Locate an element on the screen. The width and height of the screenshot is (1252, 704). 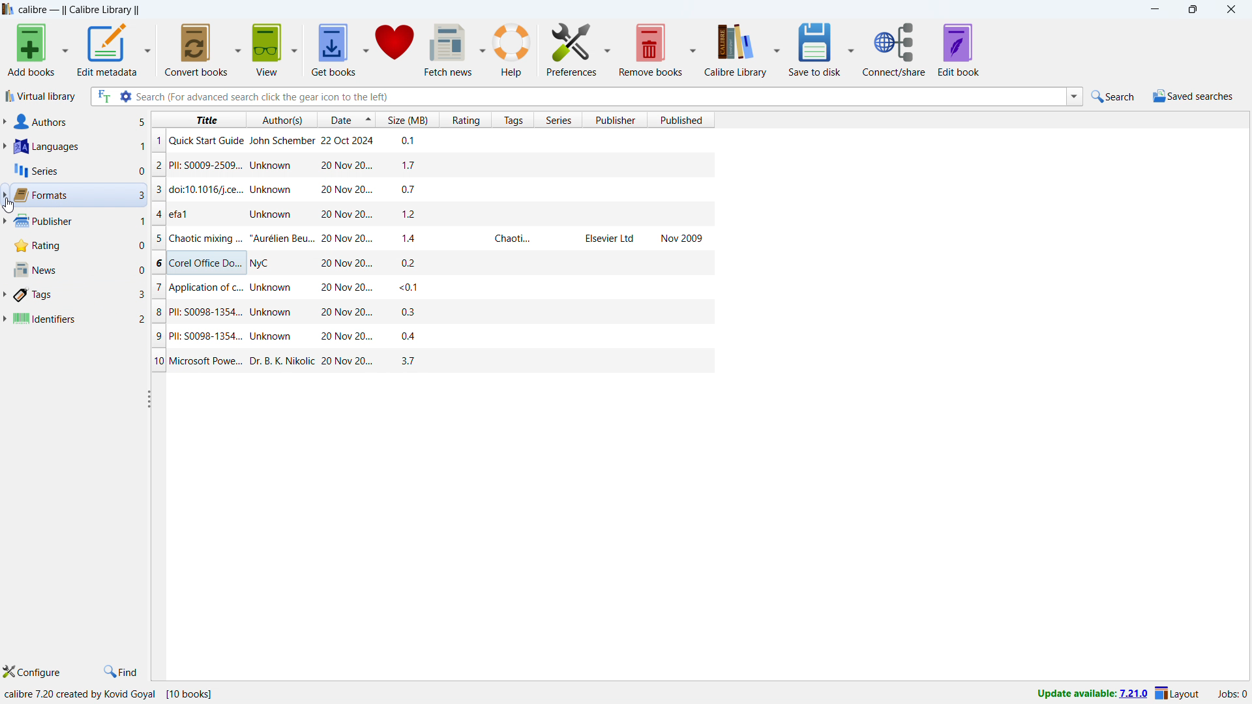
update is located at coordinates (1091, 694).